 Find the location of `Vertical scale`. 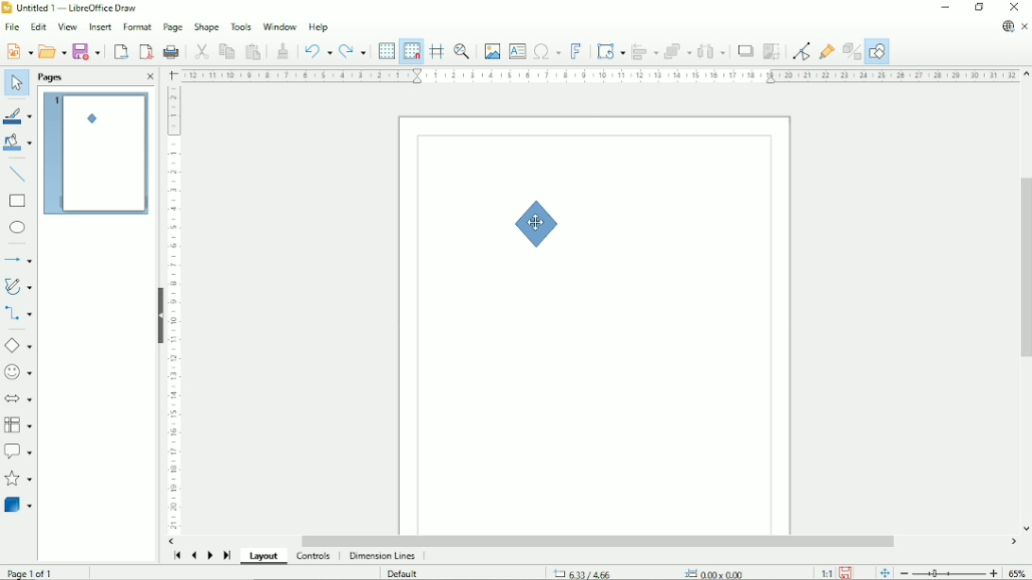

Vertical scale is located at coordinates (174, 308).